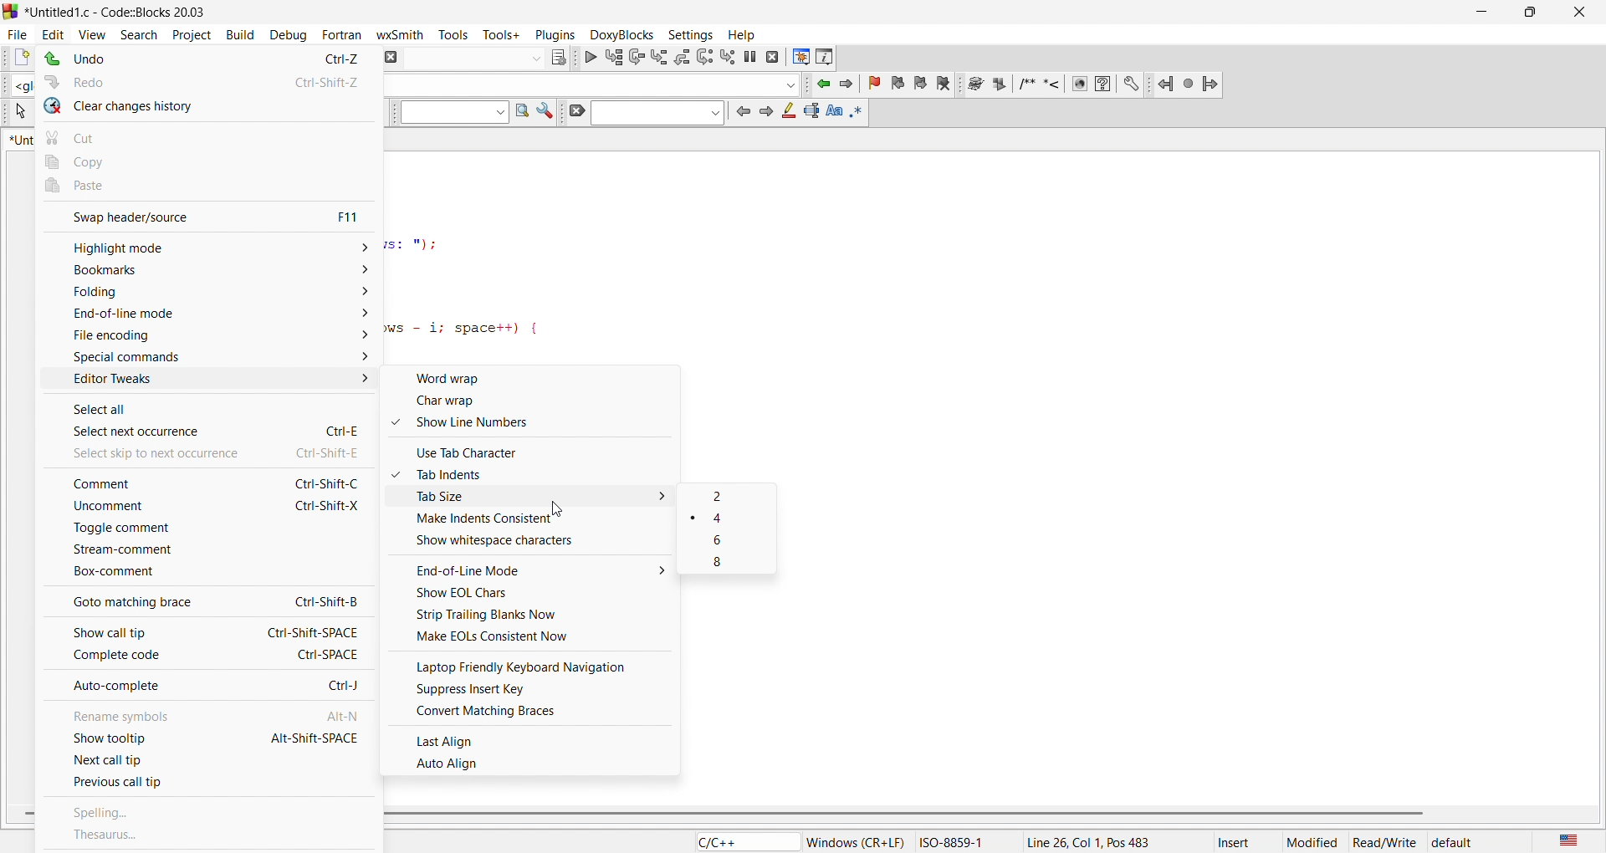 The height and width of the screenshot is (853, 1606). I want to click on icon, so click(546, 115).